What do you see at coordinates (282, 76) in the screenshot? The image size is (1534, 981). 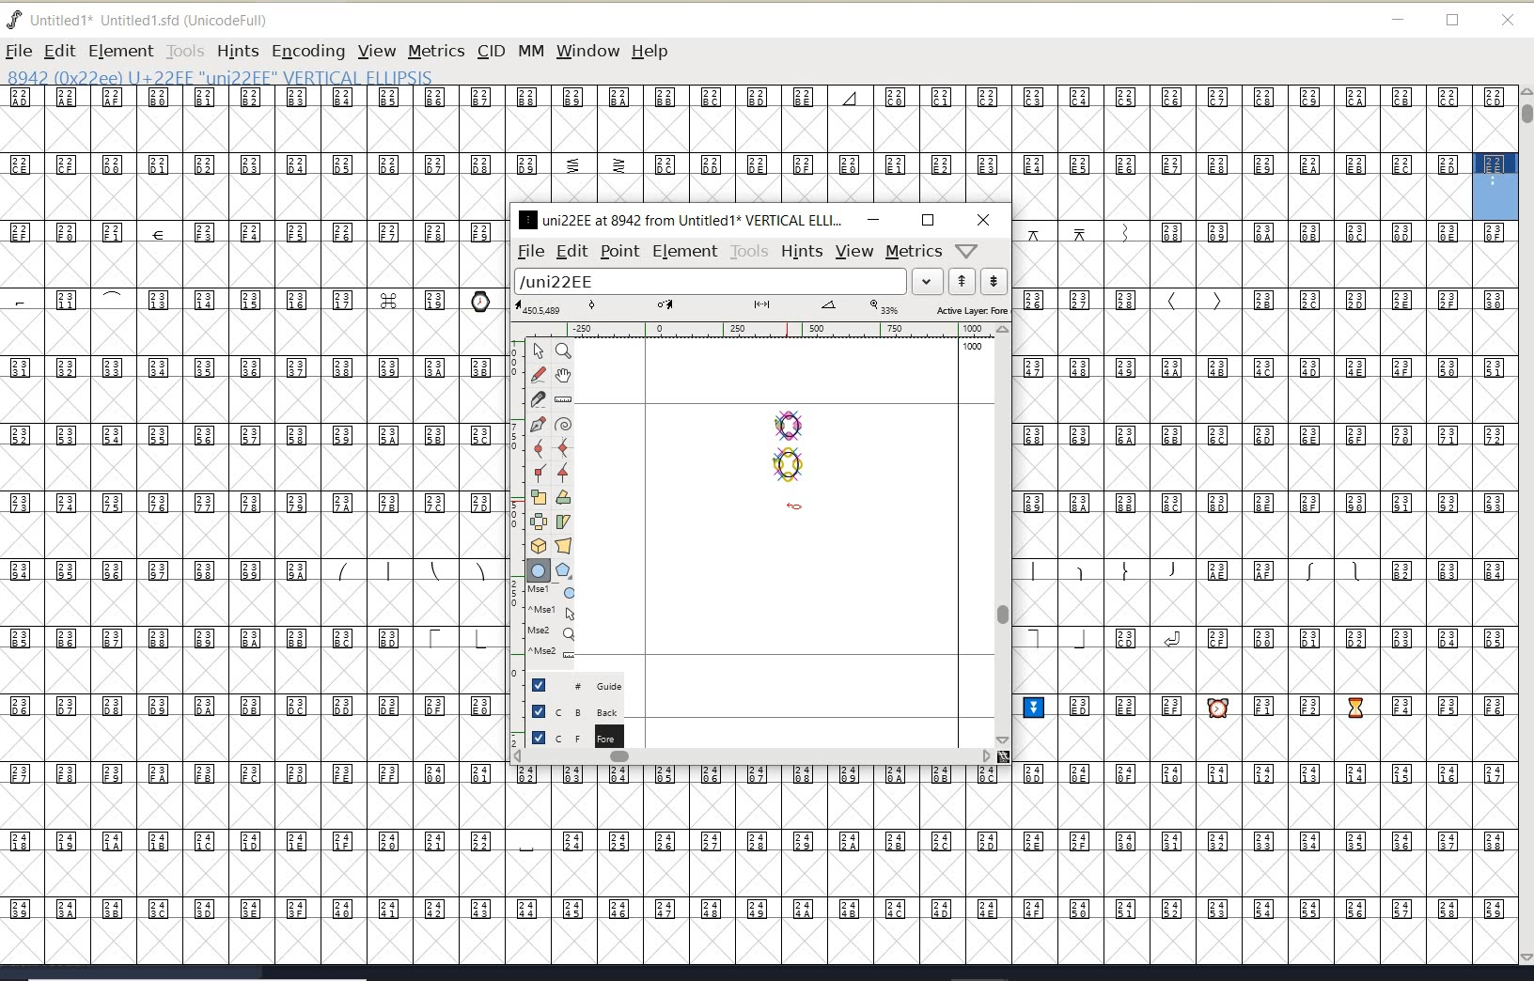 I see `8942 (0x22ee) U+22EE "uni22EE" VERTICAL EllIPSIS` at bounding box center [282, 76].